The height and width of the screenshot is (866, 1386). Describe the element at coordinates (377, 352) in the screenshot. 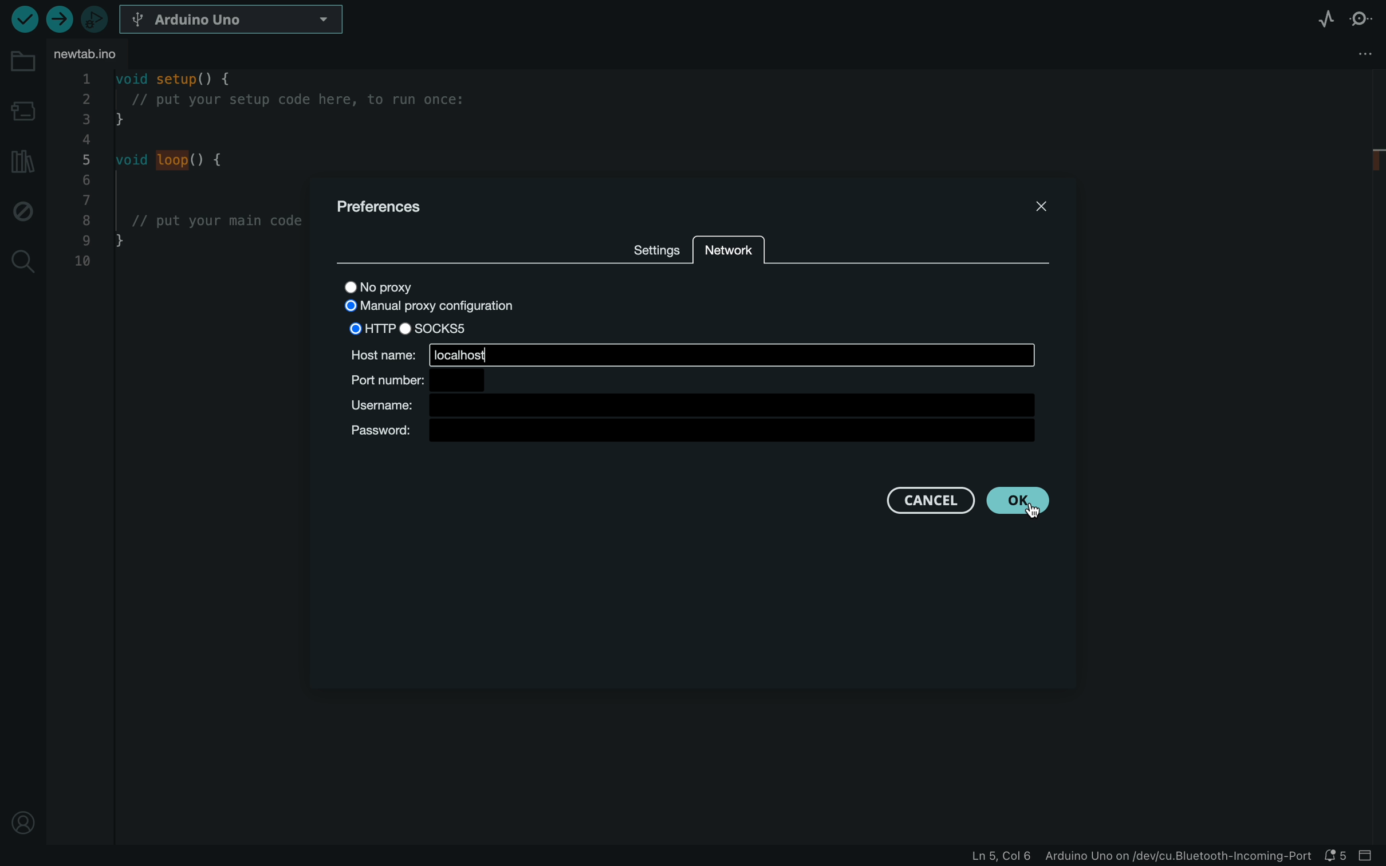

I see `host name` at that location.